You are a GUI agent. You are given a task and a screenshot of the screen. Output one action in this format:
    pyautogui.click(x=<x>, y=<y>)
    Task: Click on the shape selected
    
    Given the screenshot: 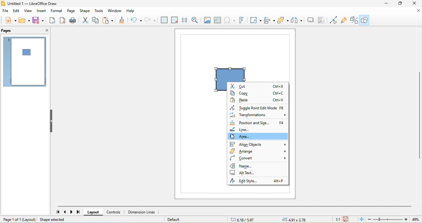 What is the action you would take?
    pyautogui.click(x=57, y=220)
    